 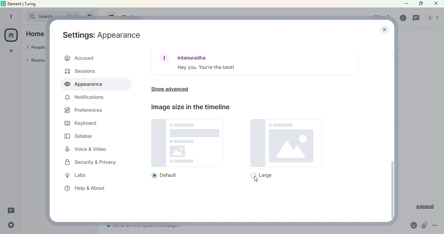 What do you see at coordinates (88, 149) in the screenshot?
I see `Voice and video` at bounding box center [88, 149].